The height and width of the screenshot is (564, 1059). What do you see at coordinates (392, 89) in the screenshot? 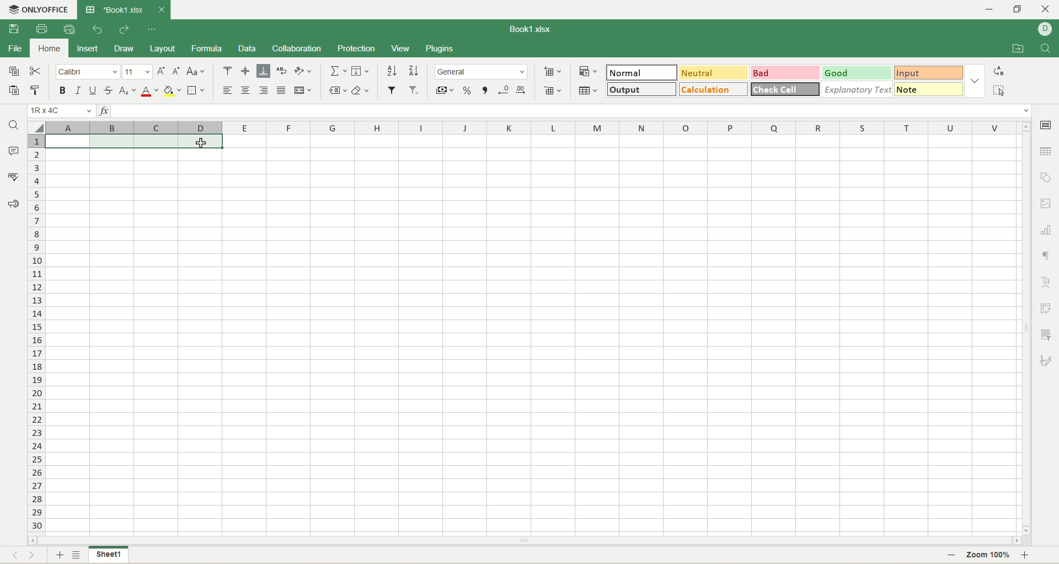
I see `filter` at bounding box center [392, 89].